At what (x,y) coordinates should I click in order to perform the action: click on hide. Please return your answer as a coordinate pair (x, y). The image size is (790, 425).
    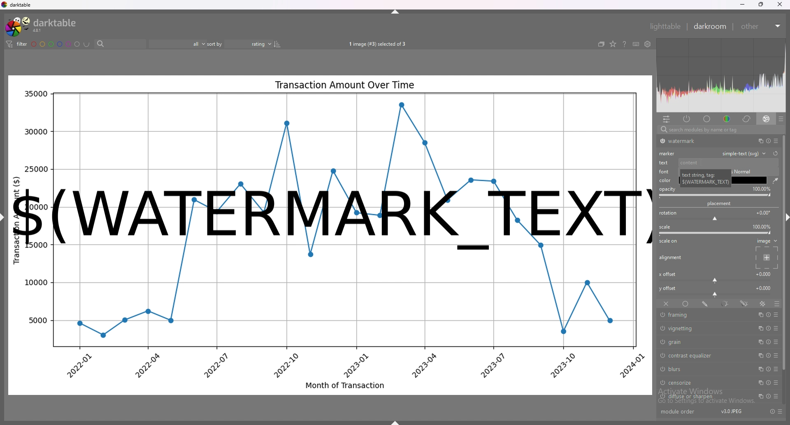
    Looking at the image, I should click on (785, 219).